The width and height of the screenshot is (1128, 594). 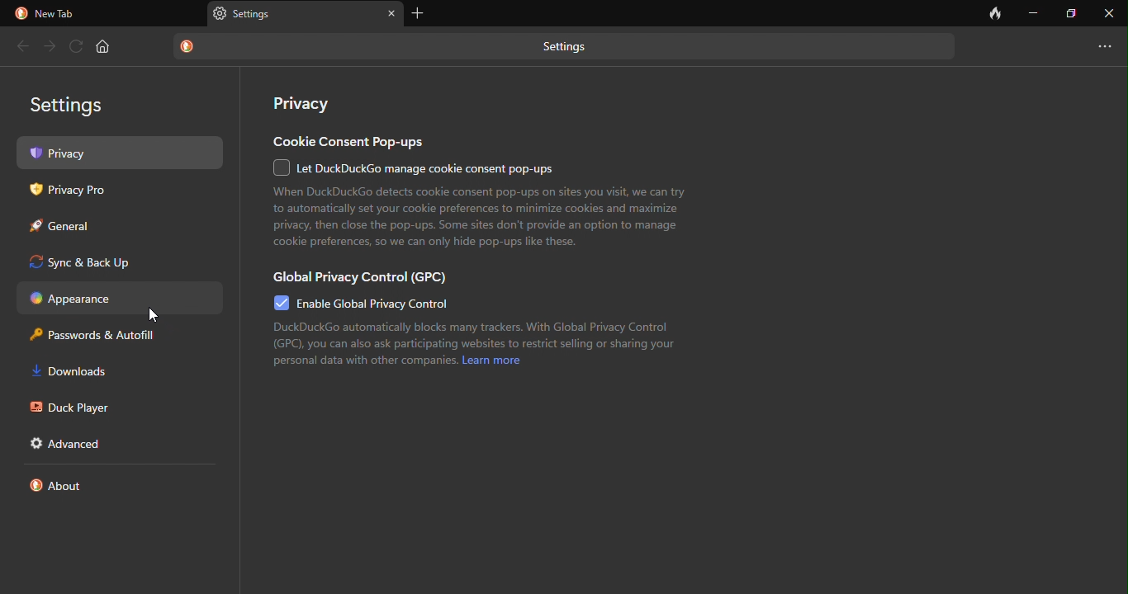 I want to click on add tab, so click(x=421, y=13).